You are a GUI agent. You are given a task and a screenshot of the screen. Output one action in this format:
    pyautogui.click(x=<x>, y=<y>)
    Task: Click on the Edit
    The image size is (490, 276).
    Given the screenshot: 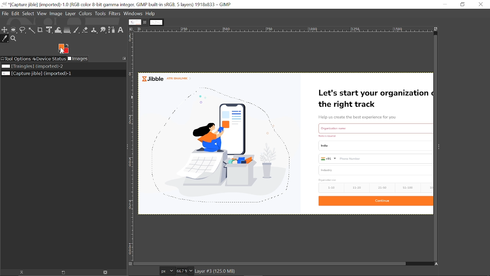 What is the action you would take?
    pyautogui.click(x=15, y=13)
    